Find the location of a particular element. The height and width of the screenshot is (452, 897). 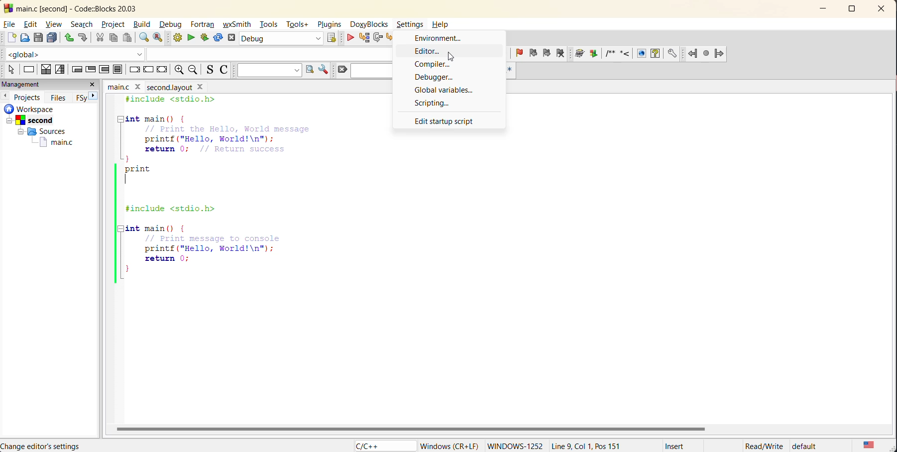

Second is located at coordinates (39, 119).